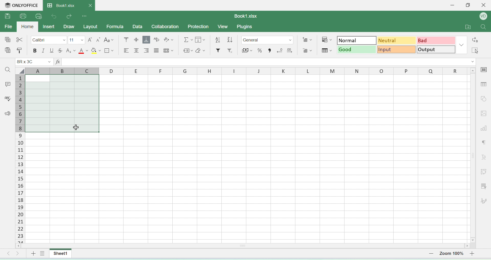 The width and height of the screenshot is (491, 260). Describe the element at coordinates (475, 50) in the screenshot. I see `select` at that location.